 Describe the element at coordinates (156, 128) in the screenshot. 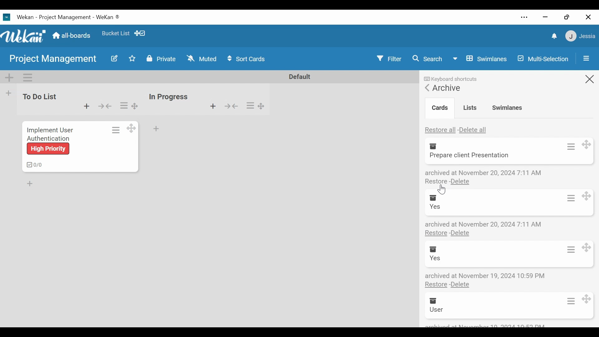

I see `Add card Bottom of the list` at that location.